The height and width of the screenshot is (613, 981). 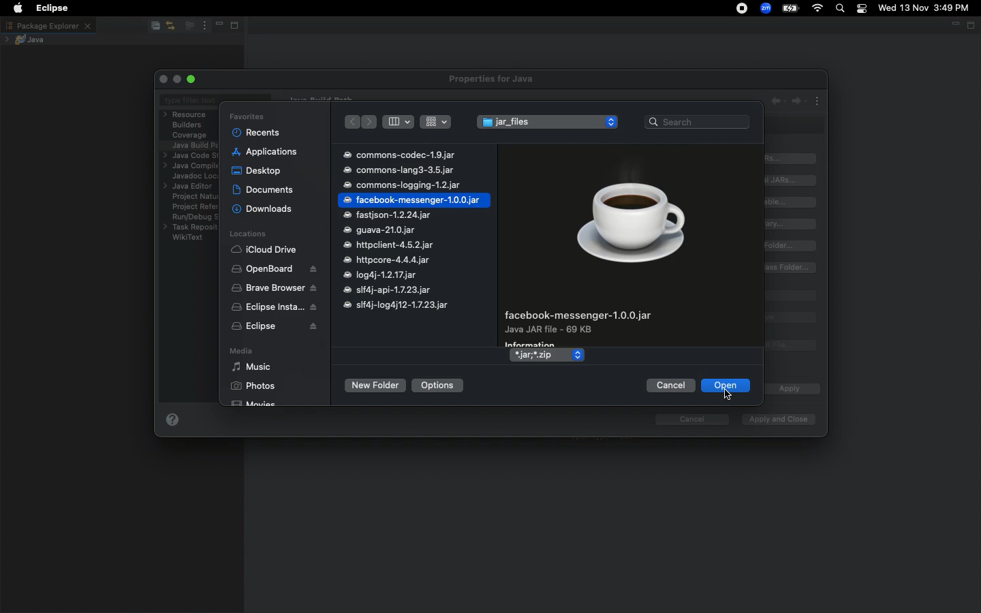 What do you see at coordinates (265, 152) in the screenshot?
I see `Applications` at bounding box center [265, 152].